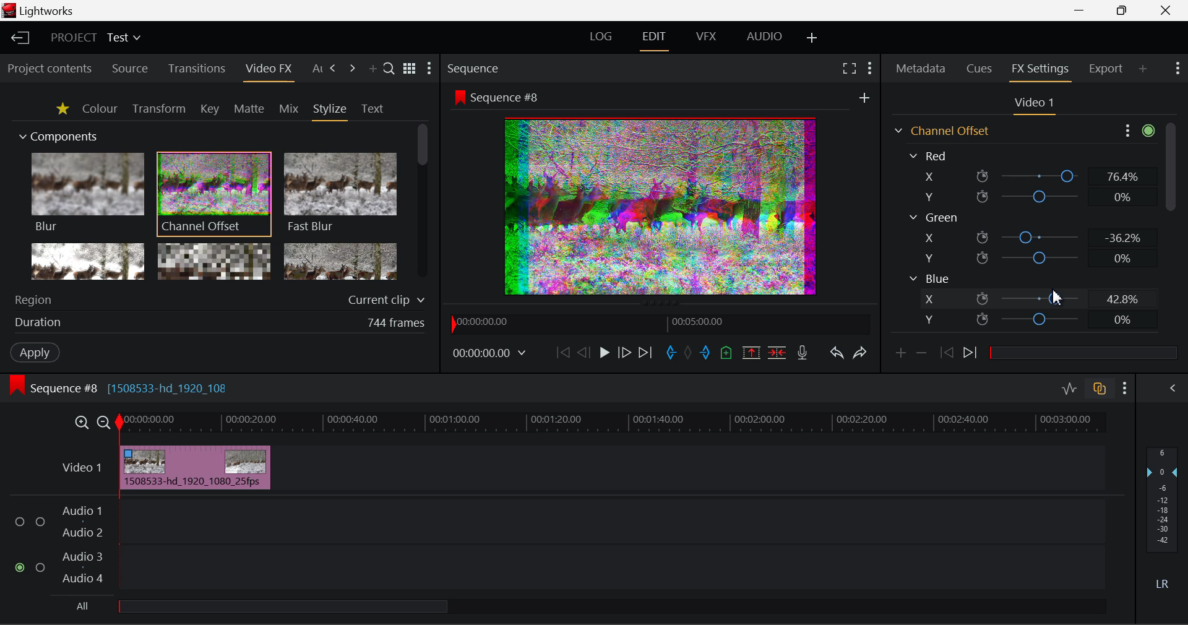  Describe the element at coordinates (99, 108) in the screenshot. I see `Colour` at that location.